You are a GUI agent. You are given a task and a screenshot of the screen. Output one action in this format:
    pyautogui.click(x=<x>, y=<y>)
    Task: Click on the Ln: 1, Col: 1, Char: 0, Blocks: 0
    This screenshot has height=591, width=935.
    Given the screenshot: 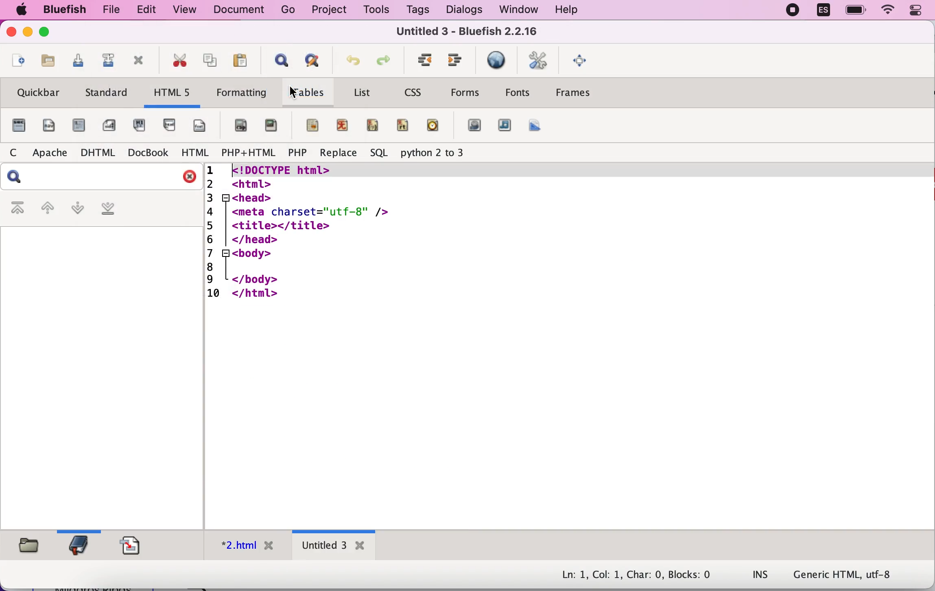 What is the action you would take?
    pyautogui.click(x=643, y=576)
    